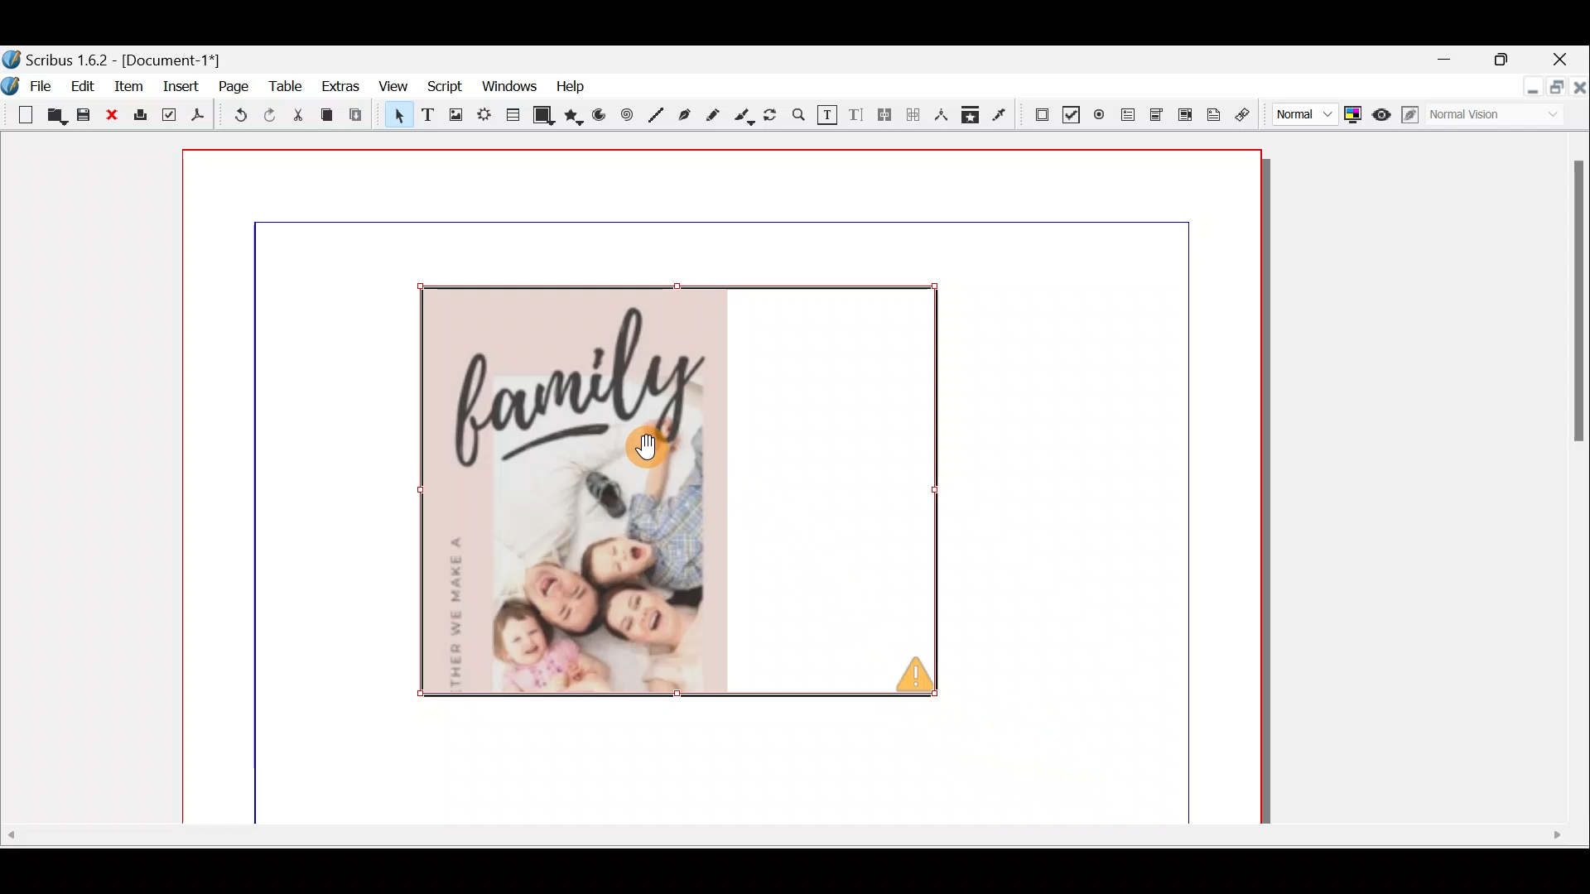  What do you see at coordinates (547, 118) in the screenshot?
I see `Shape` at bounding box center [547, 118].